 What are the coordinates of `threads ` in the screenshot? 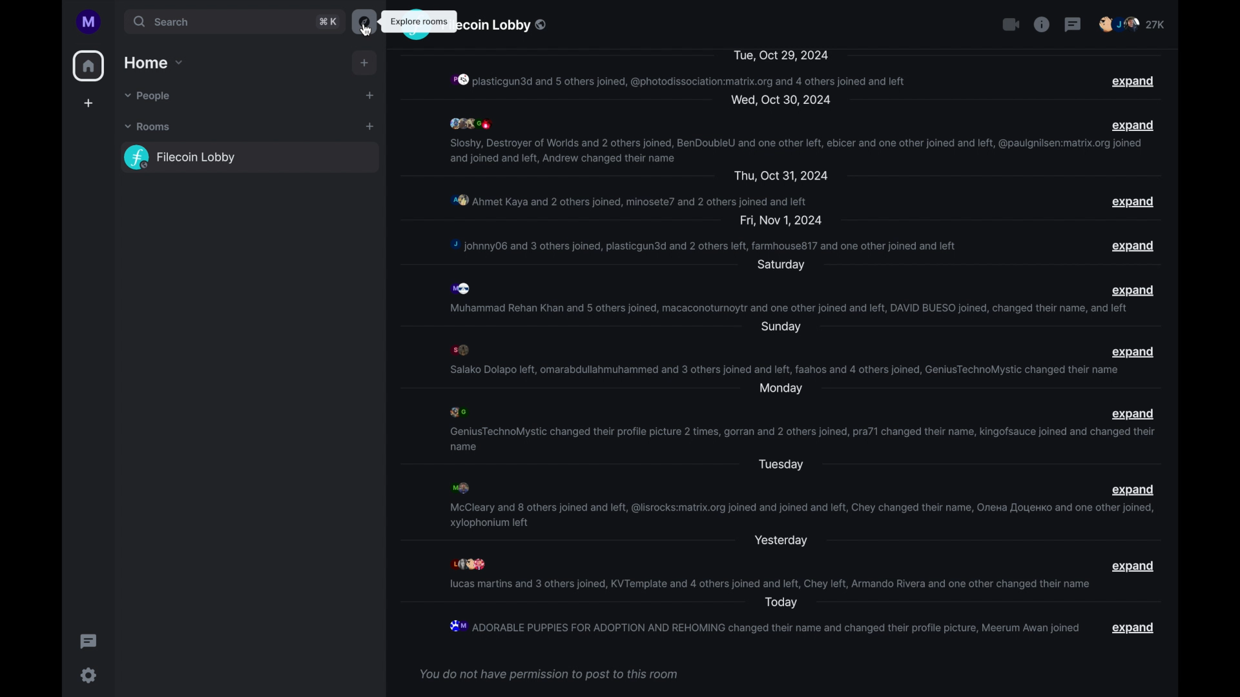 It's located at (1073, 24).